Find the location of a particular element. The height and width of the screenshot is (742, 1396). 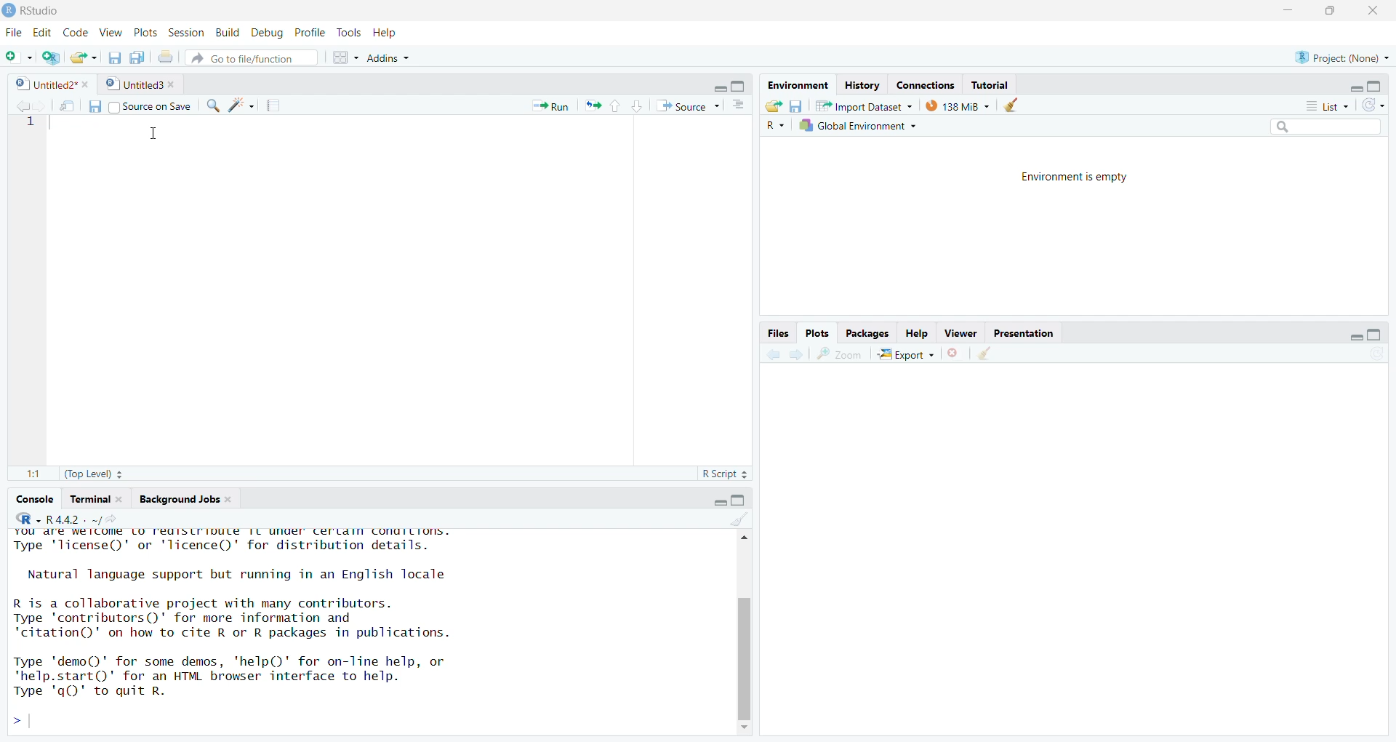

Untitled2 is located at coordinates (49, 84).